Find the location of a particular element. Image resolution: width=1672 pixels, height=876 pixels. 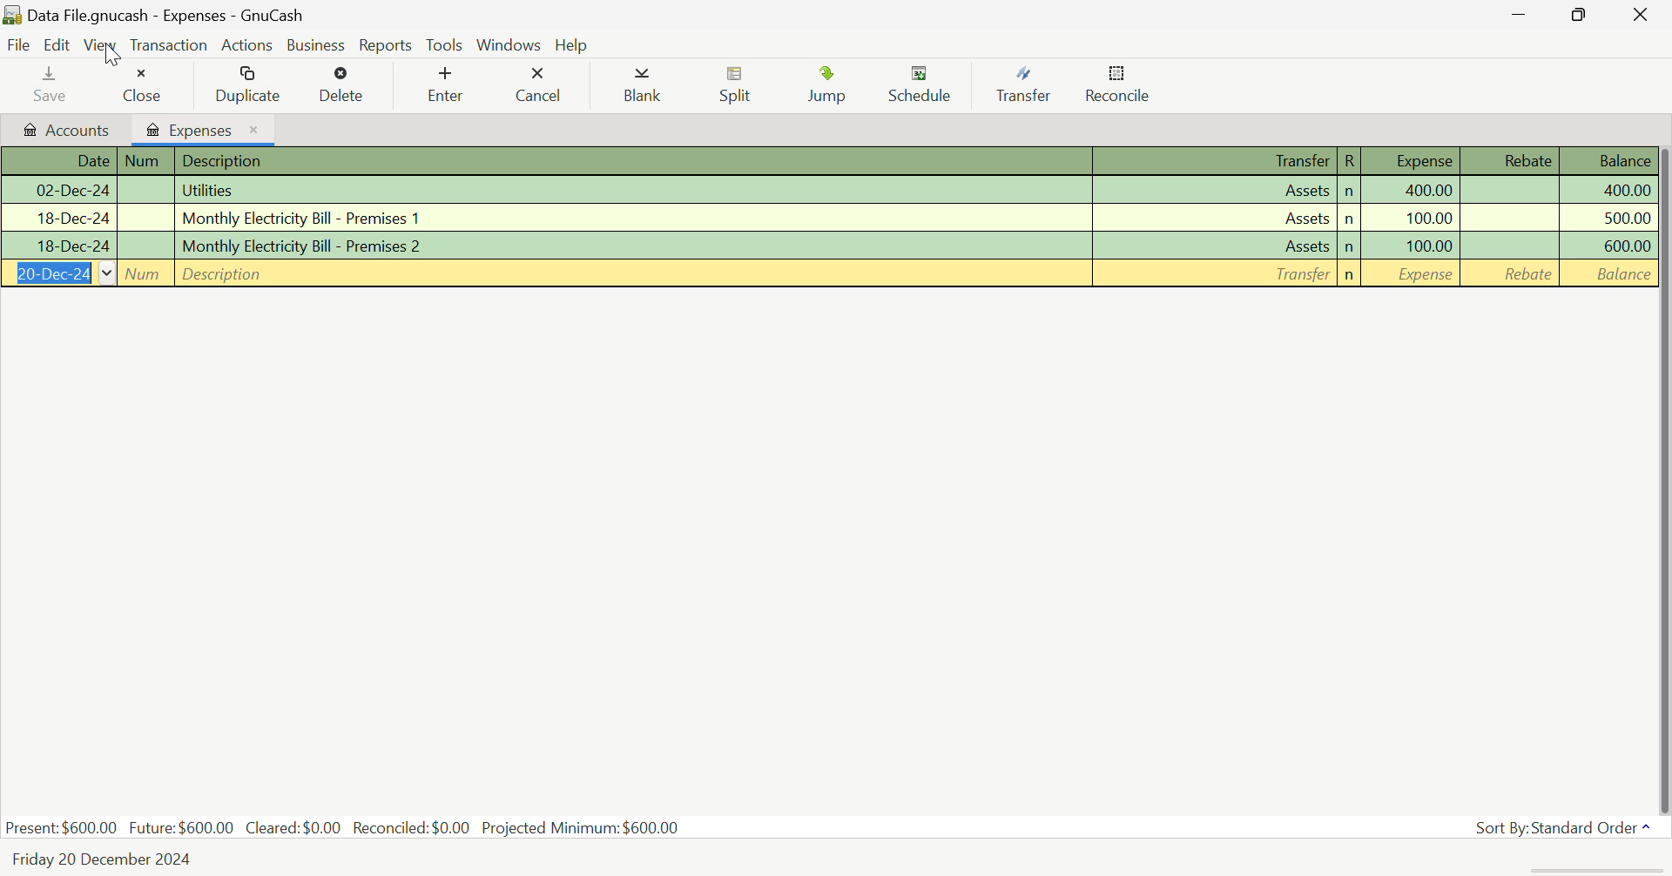

n is located at coordinates (1350, 219).